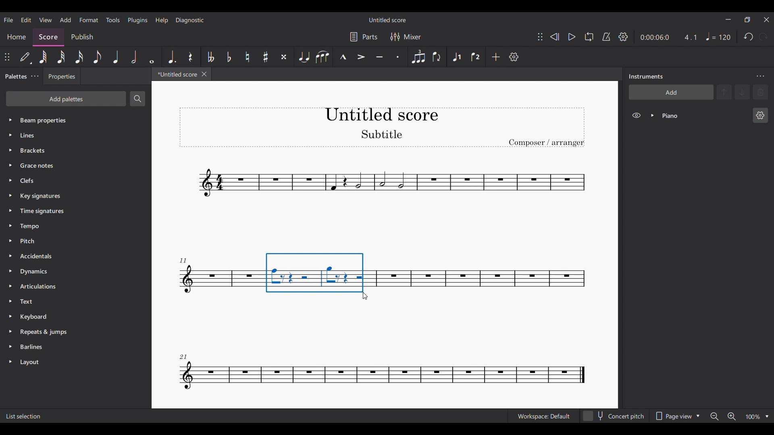  I want to click on Add menu, so click(66, 20).